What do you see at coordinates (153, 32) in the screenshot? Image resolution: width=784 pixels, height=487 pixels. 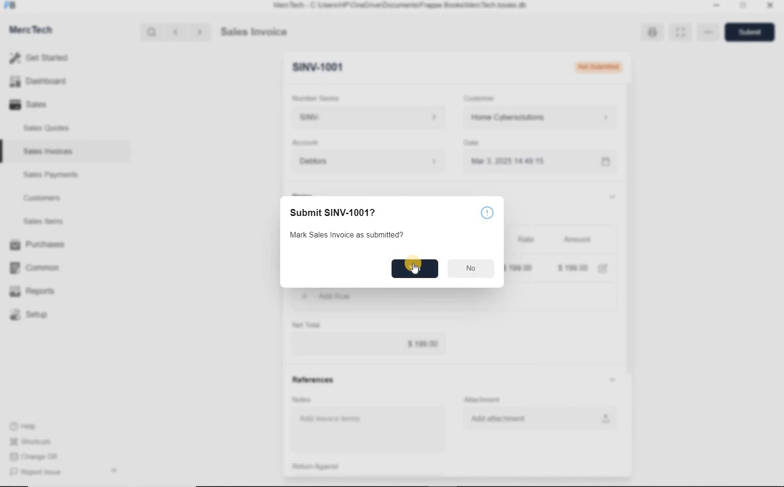 I see `Search` at bounding box center [153, 32].